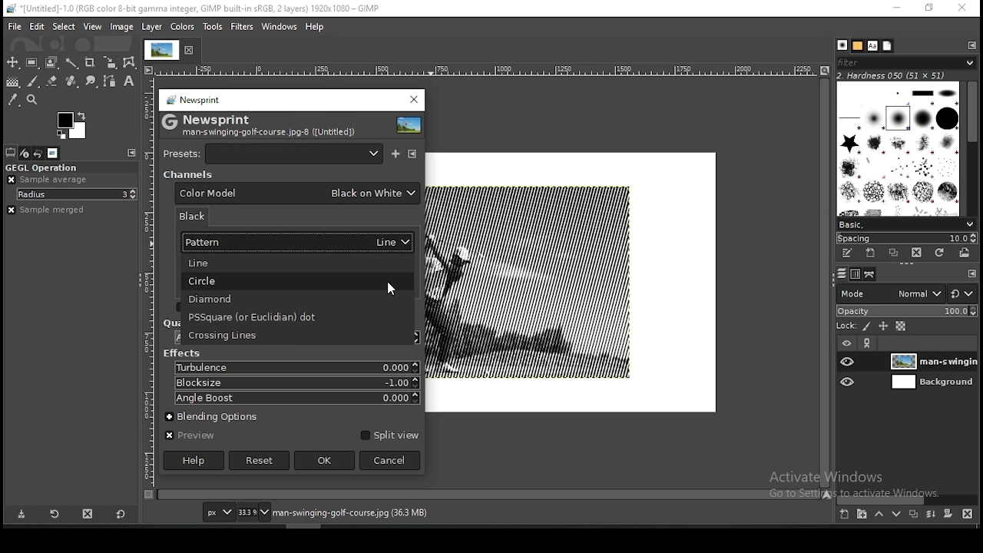 Image resolution: width=983 pixels, height=553 pixels. I want to click on edit this brush, so click(848, 254).